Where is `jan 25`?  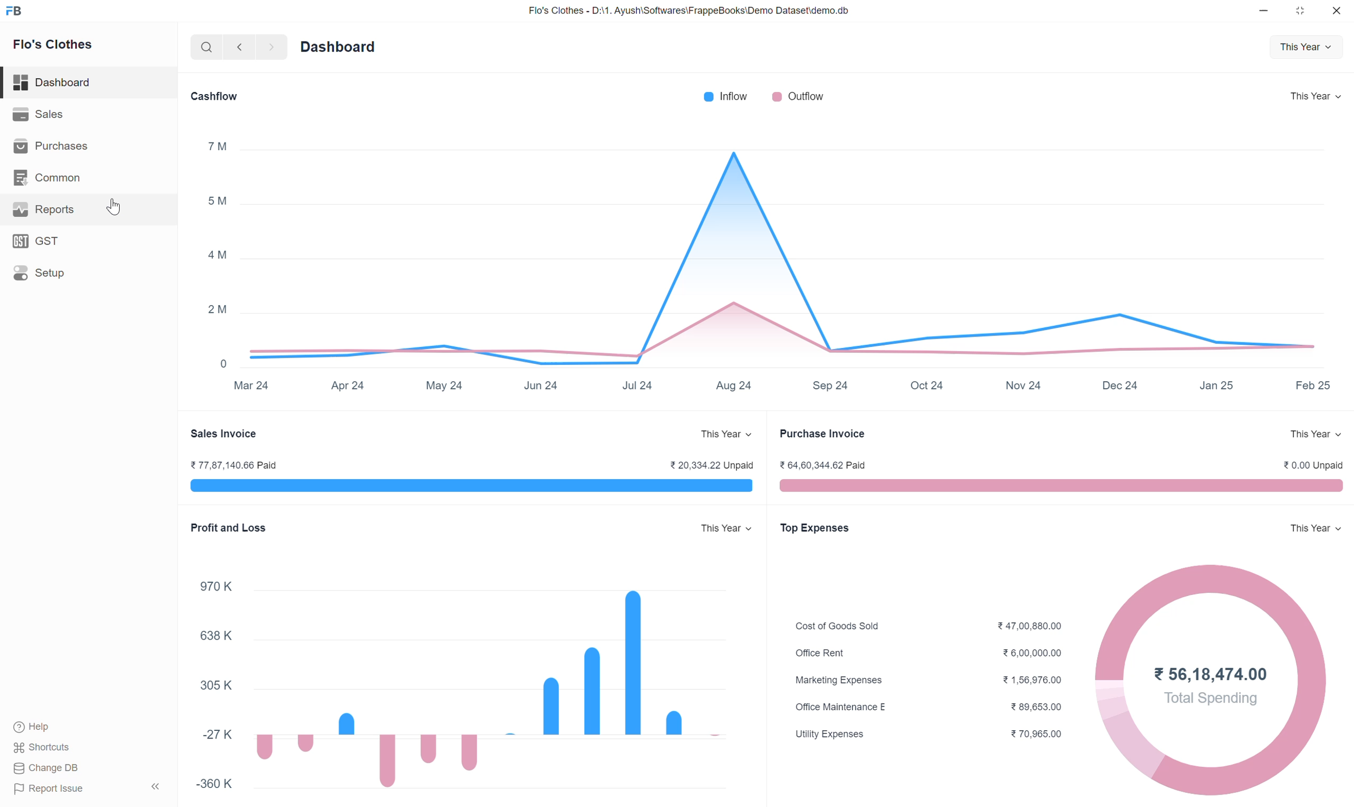 jan 25 is located at coordinates (1216, 386).